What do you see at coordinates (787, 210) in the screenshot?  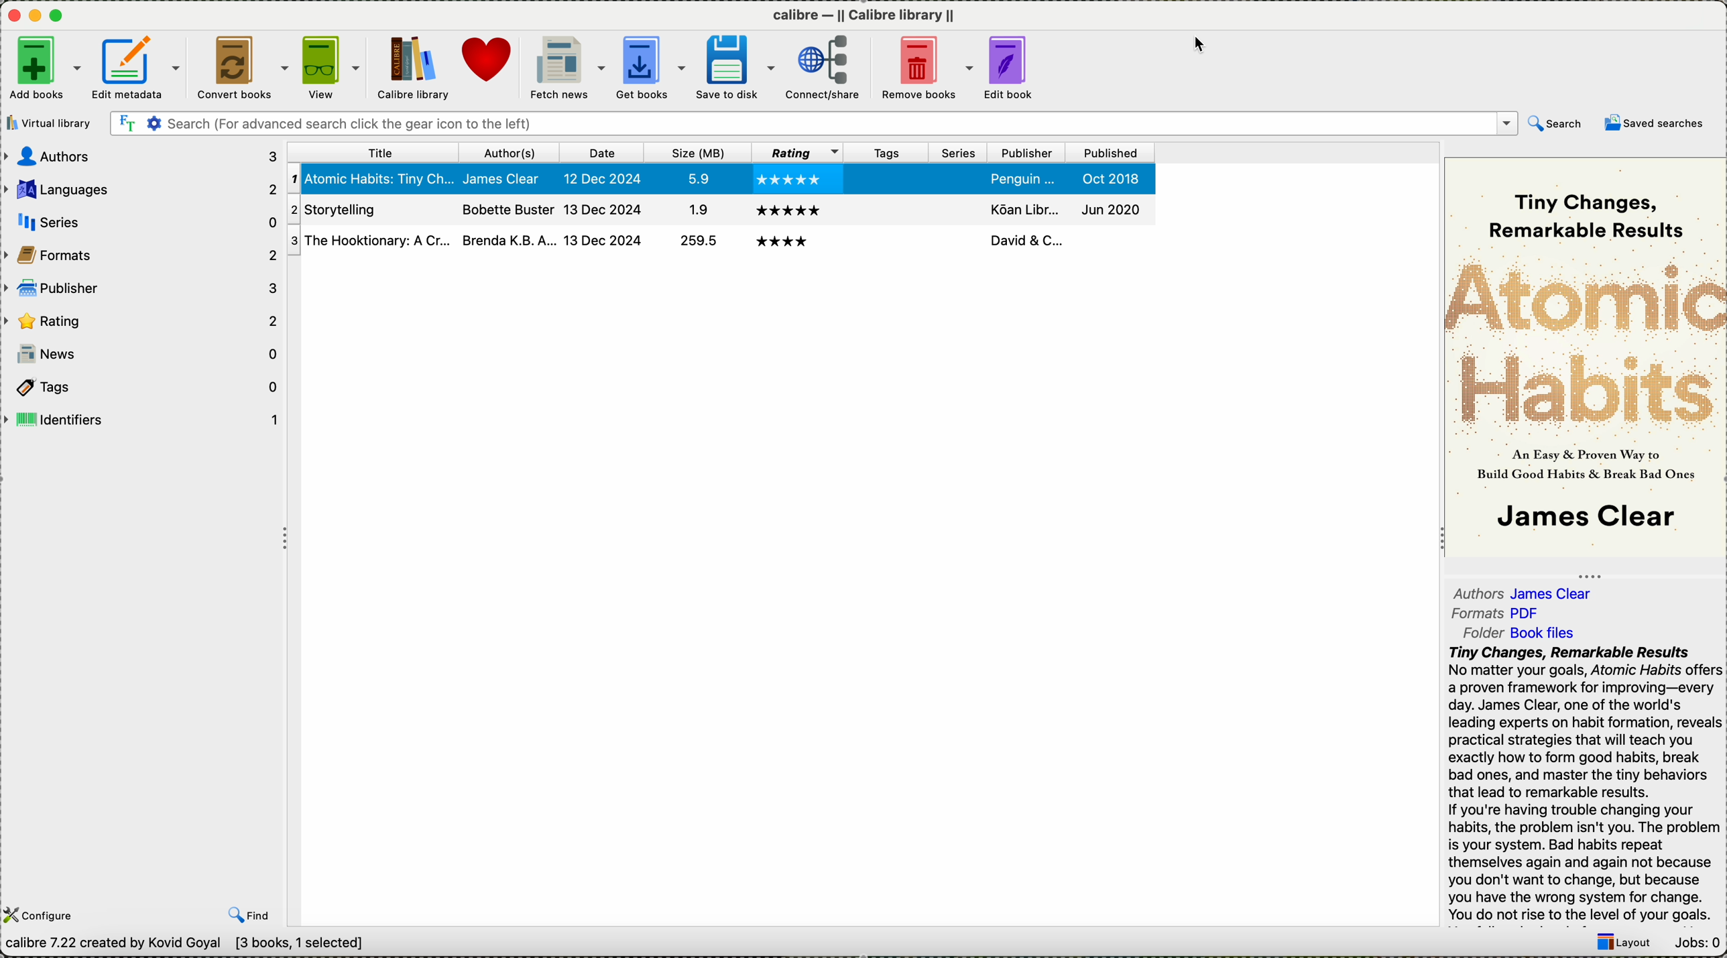 I see `5 star` at bounding box center [787, 210].